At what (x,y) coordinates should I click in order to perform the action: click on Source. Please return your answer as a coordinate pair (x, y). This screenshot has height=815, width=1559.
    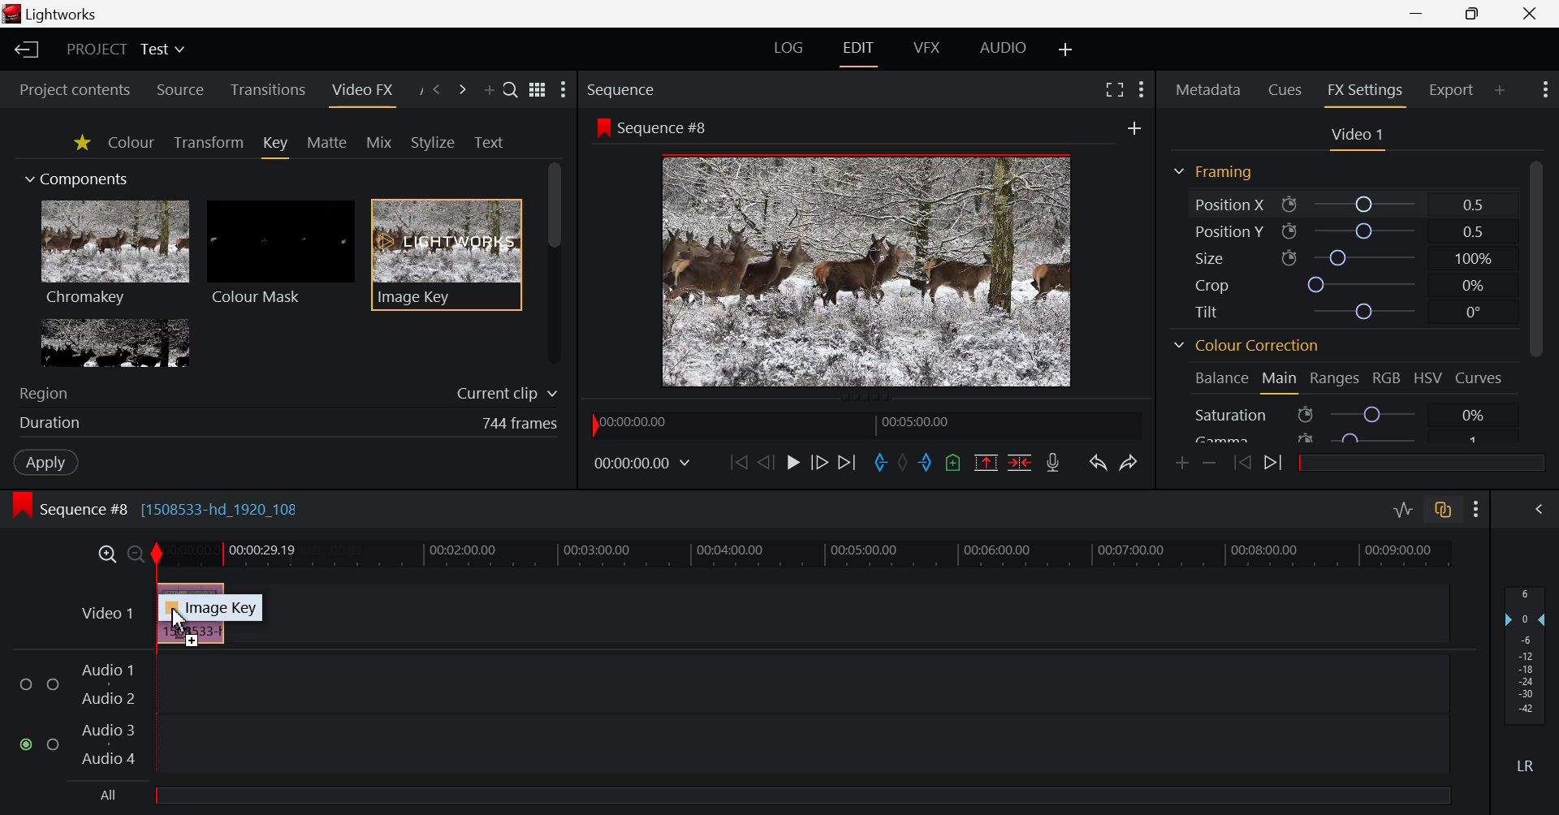
    Looking at the image, I should click on (179, 87).